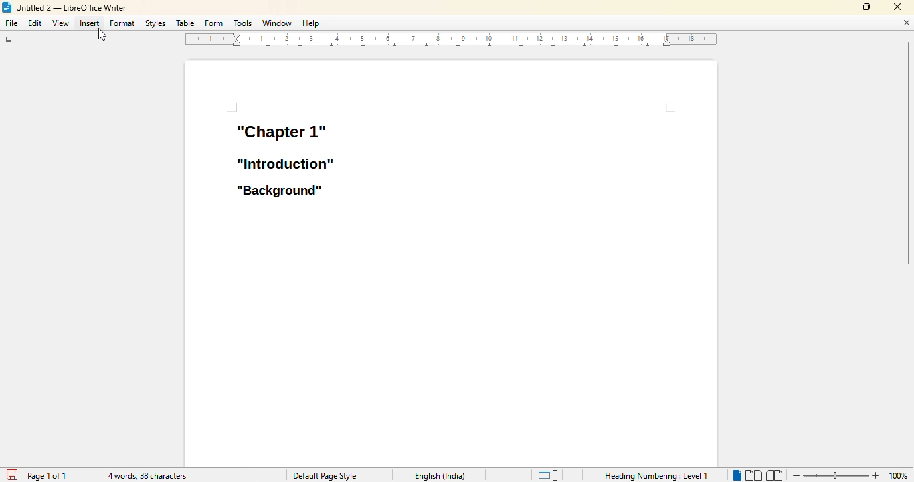  I want to click on page 1 of 1, so click(48, 475).